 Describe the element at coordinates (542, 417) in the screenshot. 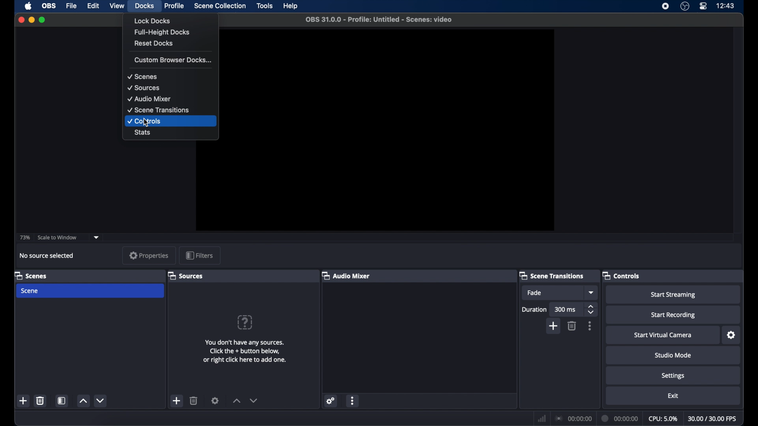

I see `network` at that location.